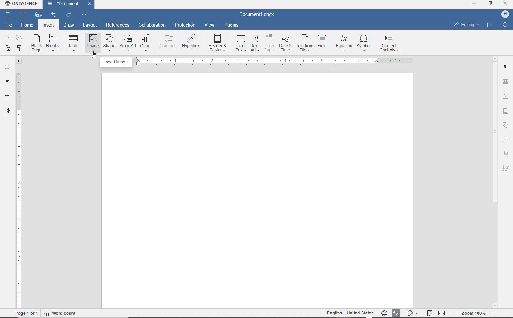 This screenshot has height=318, width=513. What do you see at coordinates (365, 43) in the screenshot?
I see `symbol` at bounding box center [365, 43].